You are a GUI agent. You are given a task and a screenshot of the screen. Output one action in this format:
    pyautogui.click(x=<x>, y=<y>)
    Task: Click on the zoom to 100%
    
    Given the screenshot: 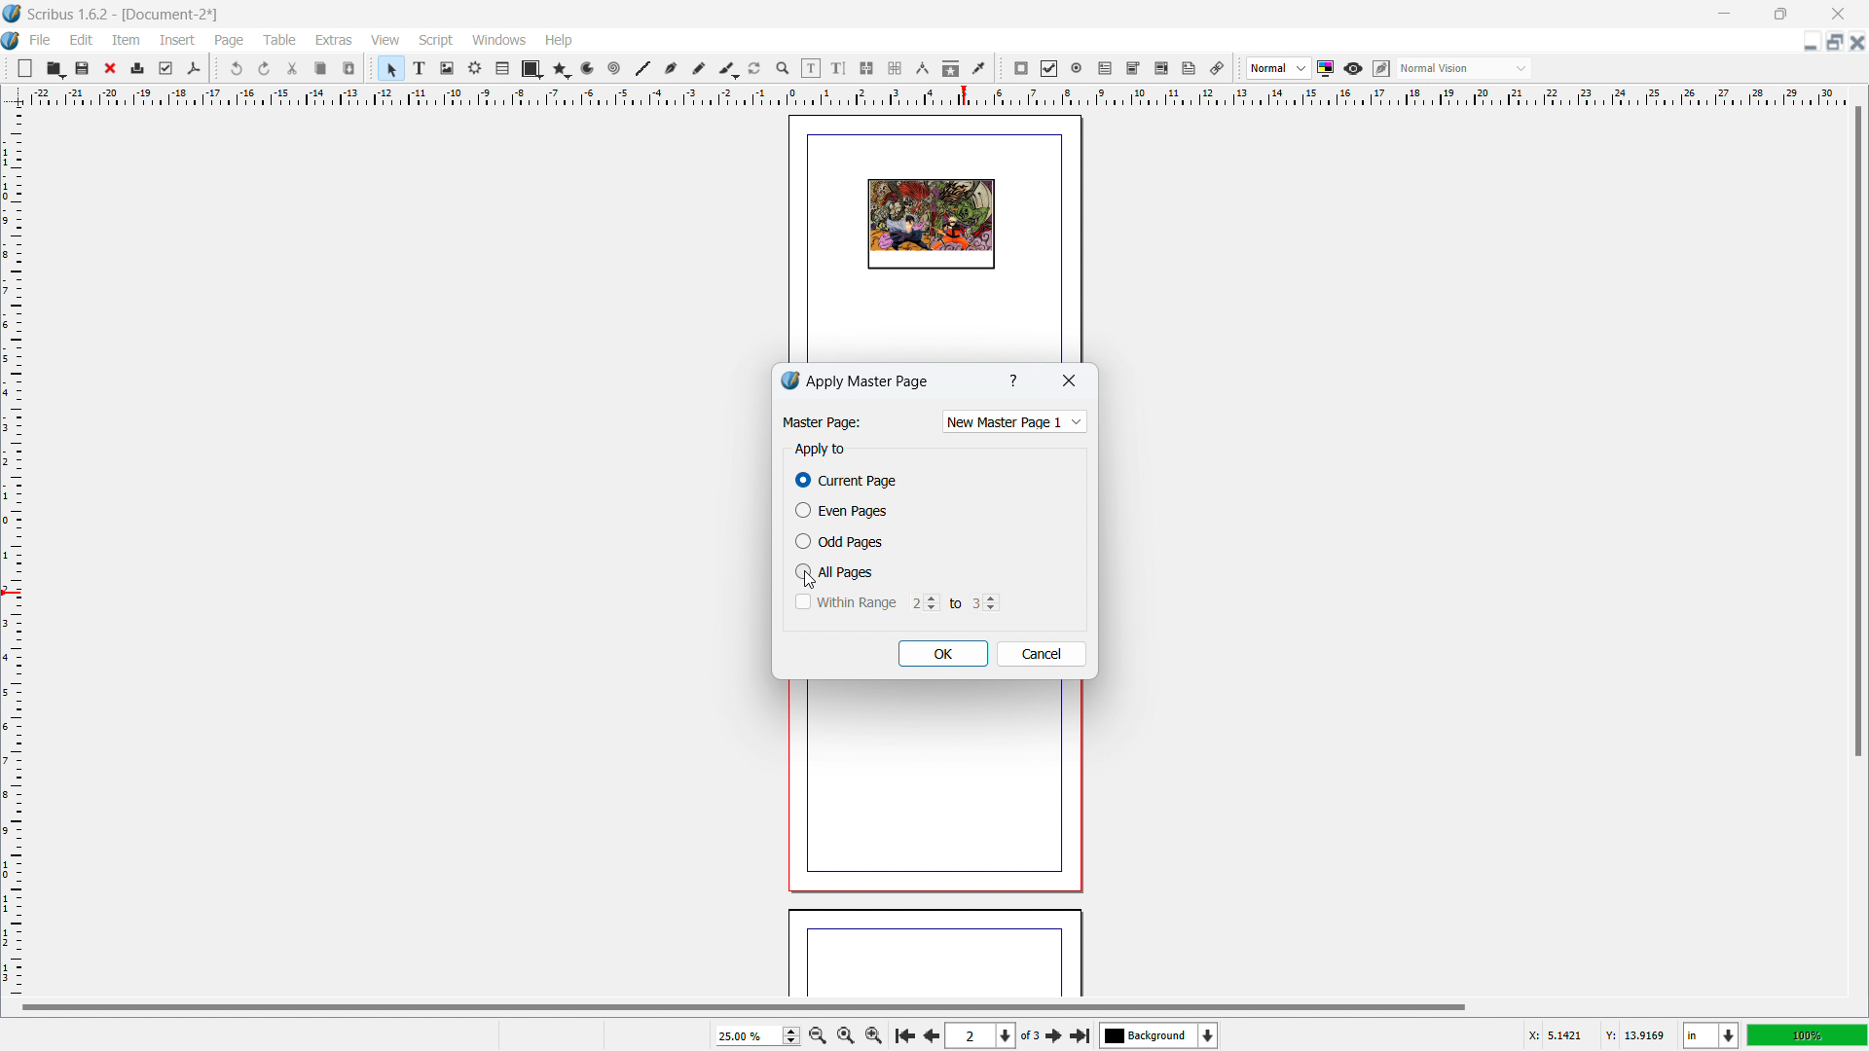 What is the action you would take?
    pyautogui.click(x=845, y=1033)
    